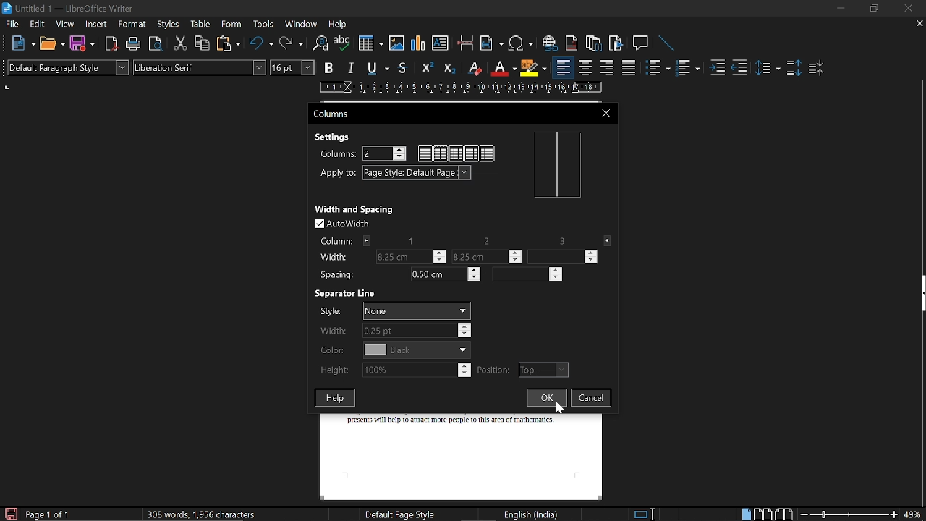 This screenshot has width=926, height=521. Describe the element at coordinates (658, 68) in the screenshot. I see `Toggle unordered list` at that location.